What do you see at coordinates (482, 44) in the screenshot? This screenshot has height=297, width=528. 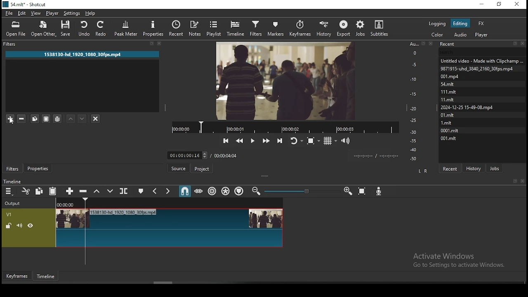 I see `Recent` at bounding box center [482, 44].